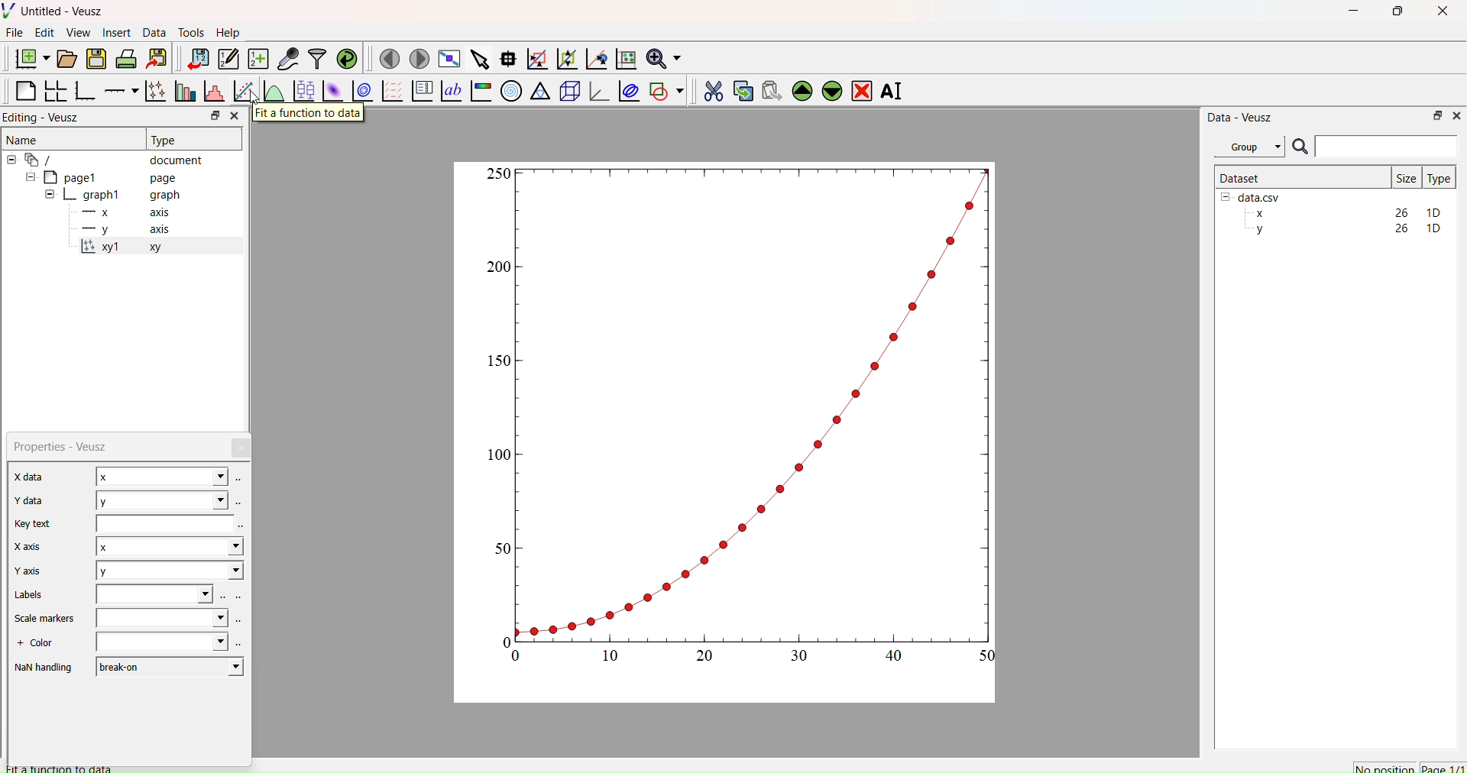 The width and height of the screenshot is (1467, 773). What do you see at coordinates (30, 479) in the screenshot?
I see `Notes` at bounding box center [30, 479].